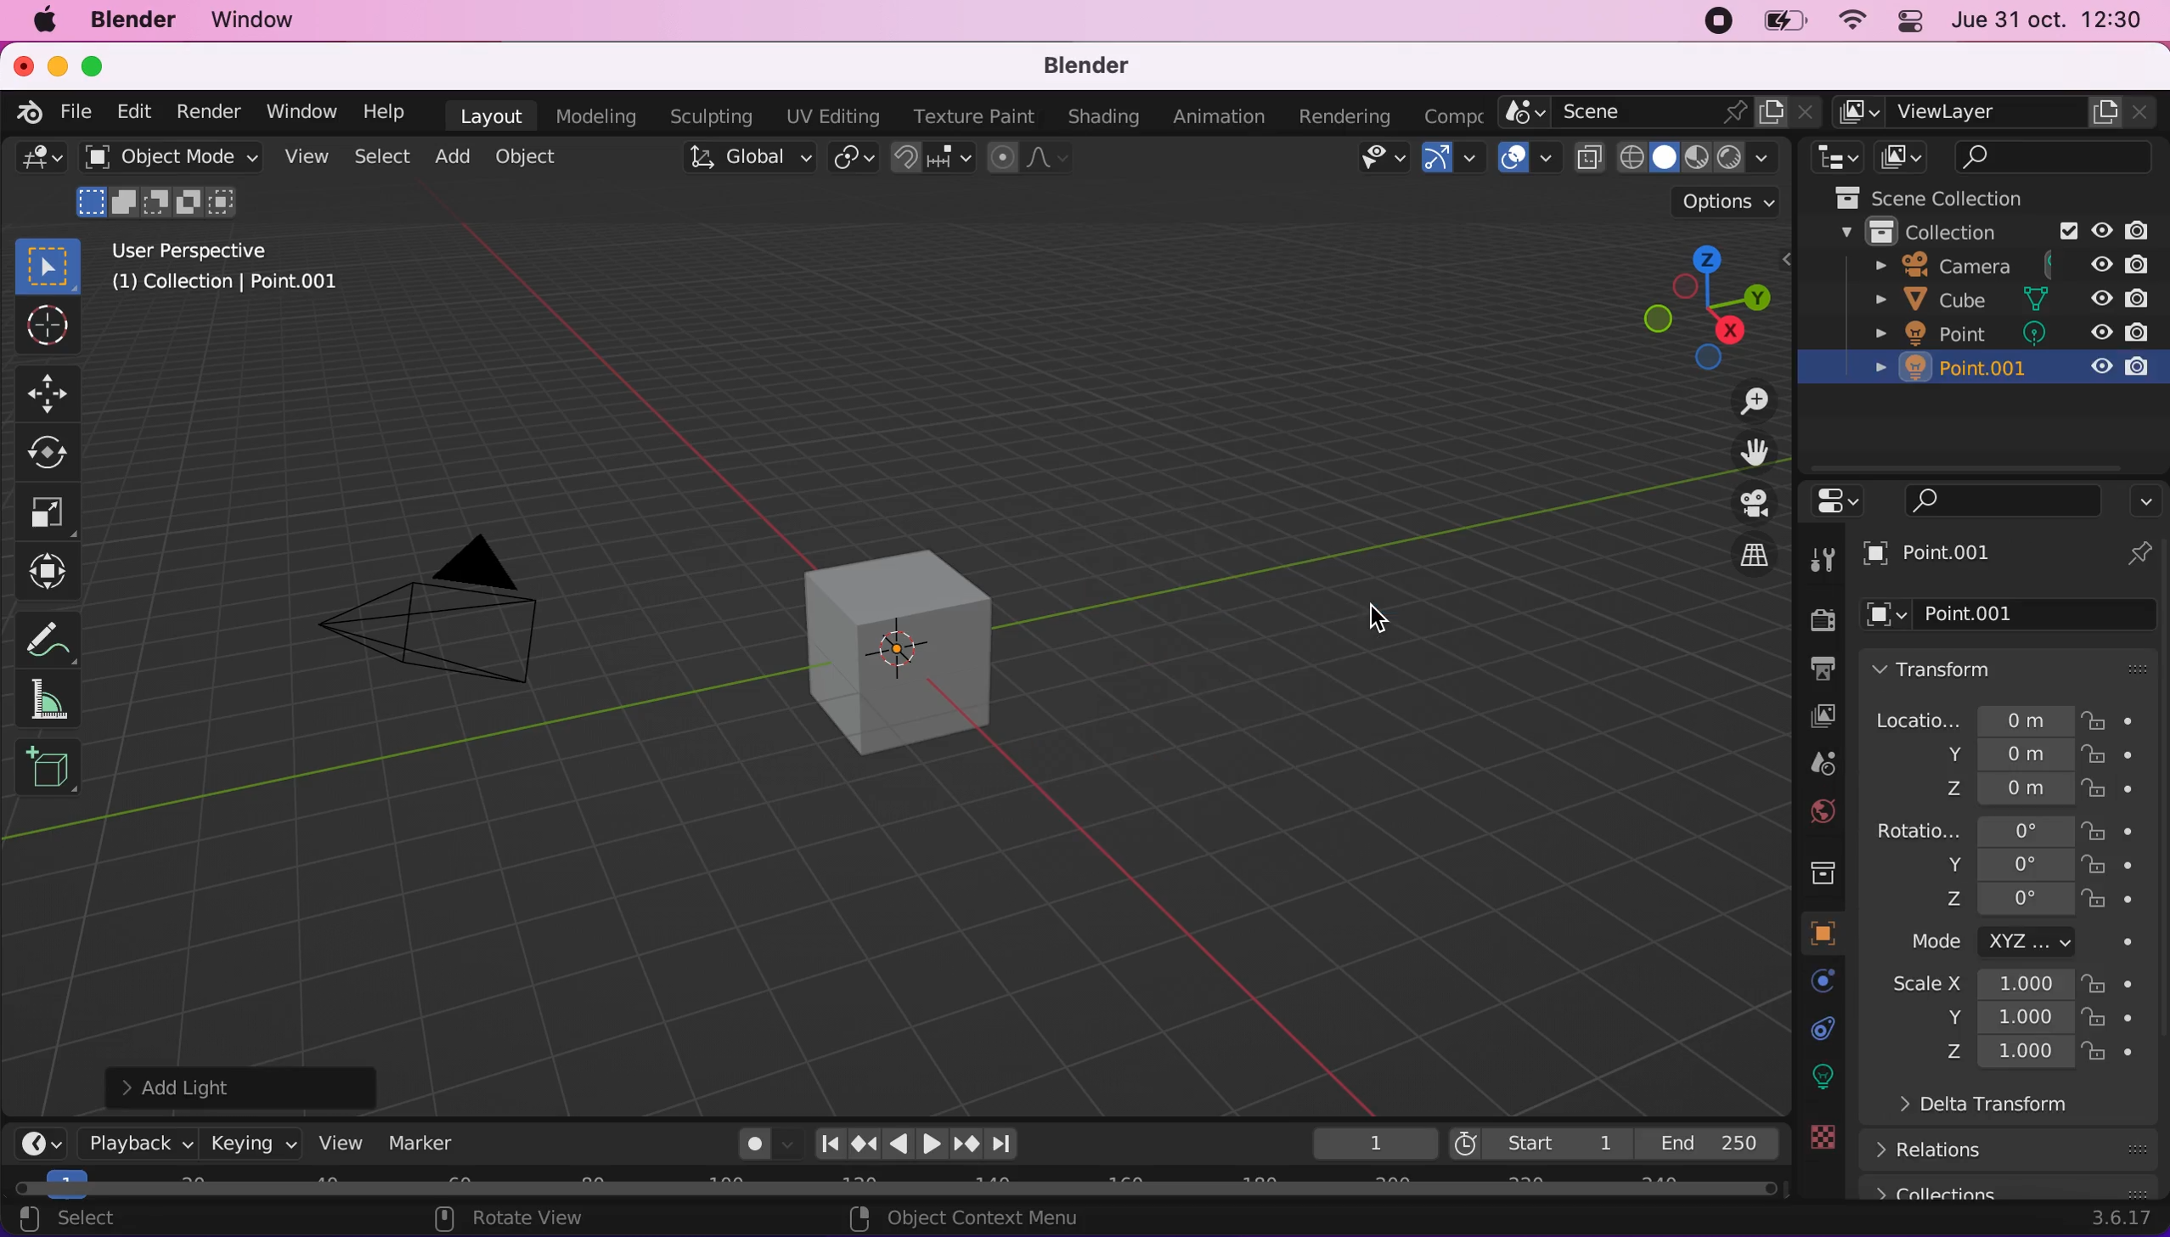  Describe the element at coordinates (2145, 229) in the screenshot. I see `disable in renders` at that location.